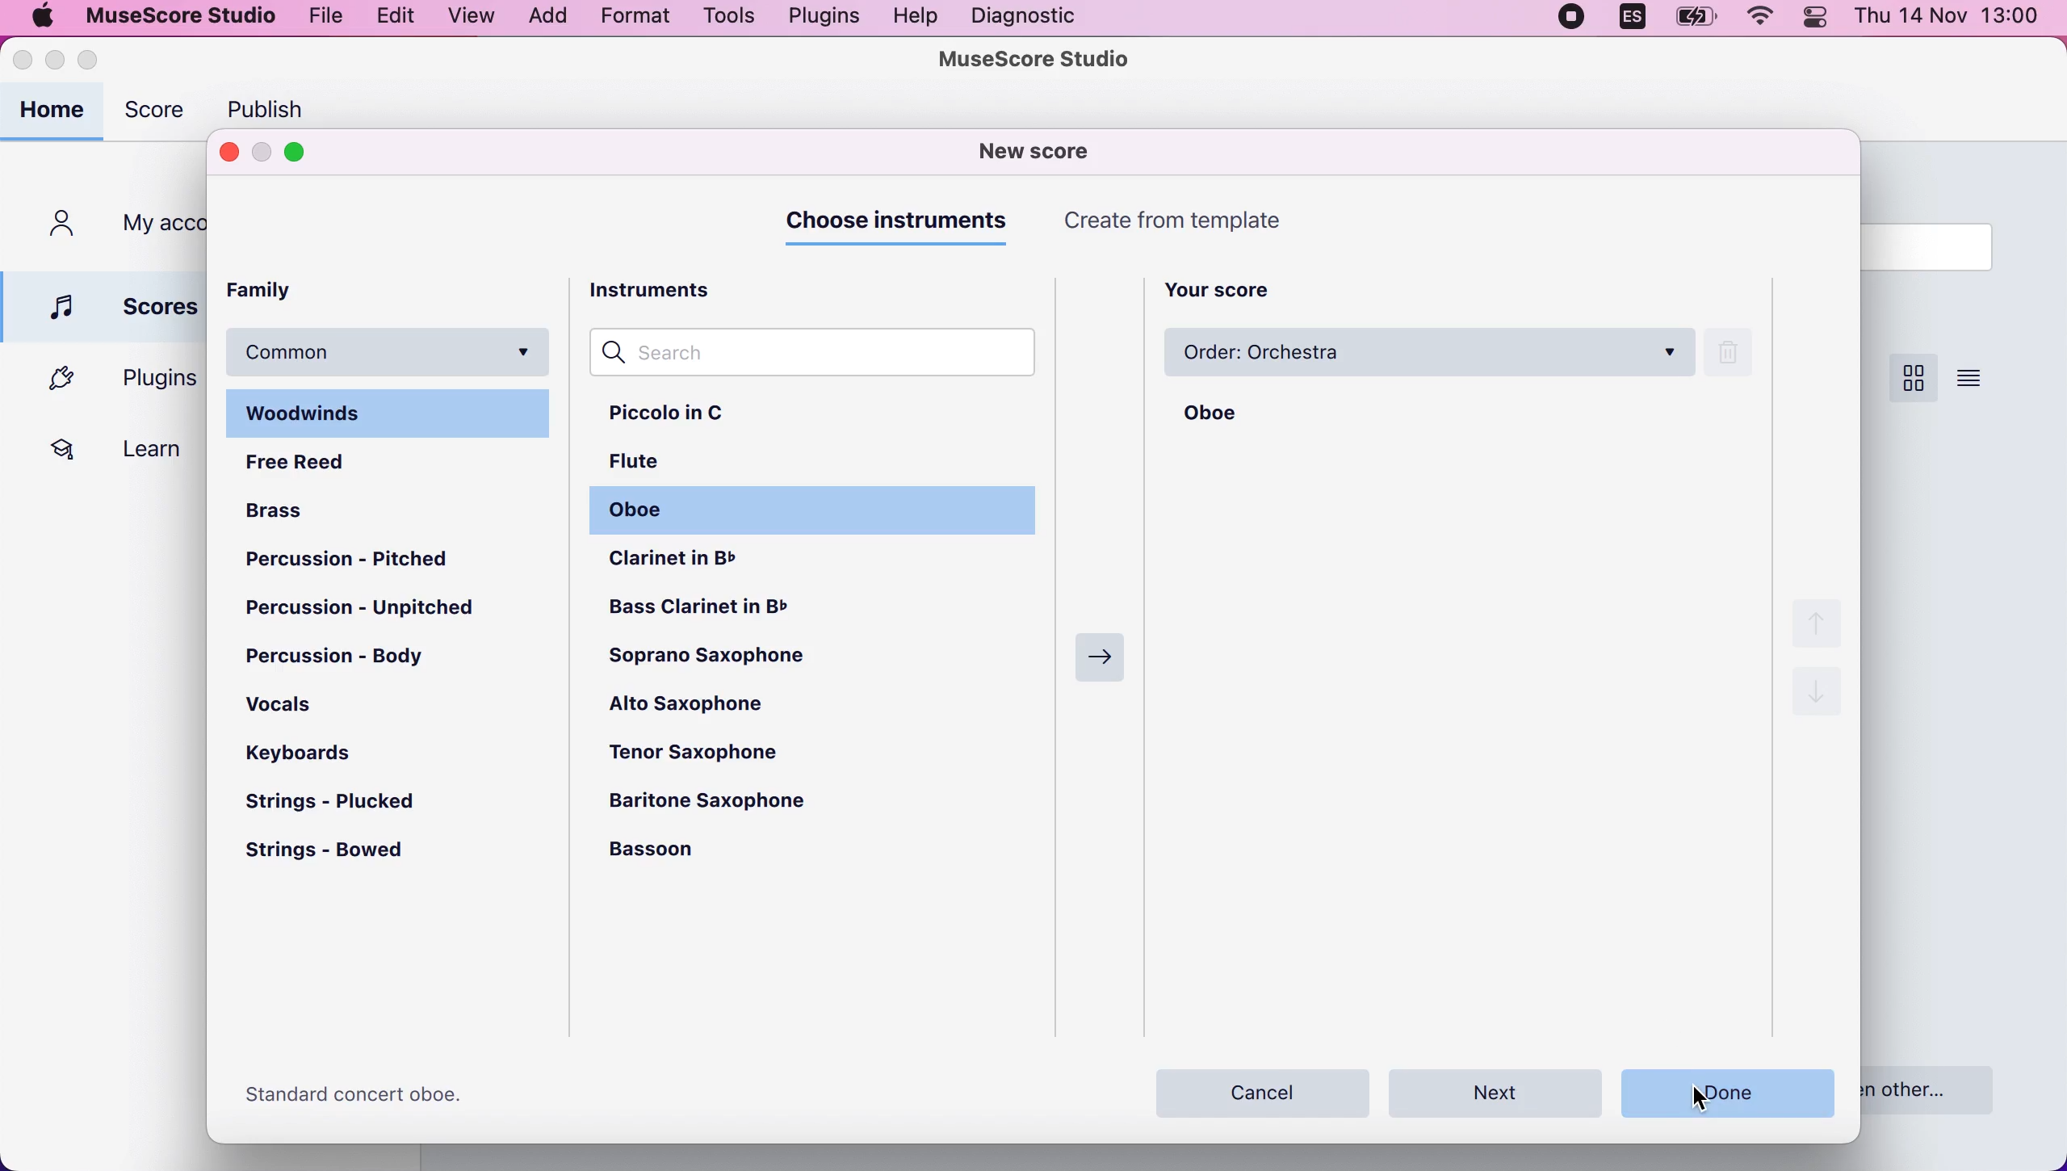 This screenshot has width=2067, height=1171. Describe the element at coordinates (275, 105) in the screenshot. I see `publish` at that location.